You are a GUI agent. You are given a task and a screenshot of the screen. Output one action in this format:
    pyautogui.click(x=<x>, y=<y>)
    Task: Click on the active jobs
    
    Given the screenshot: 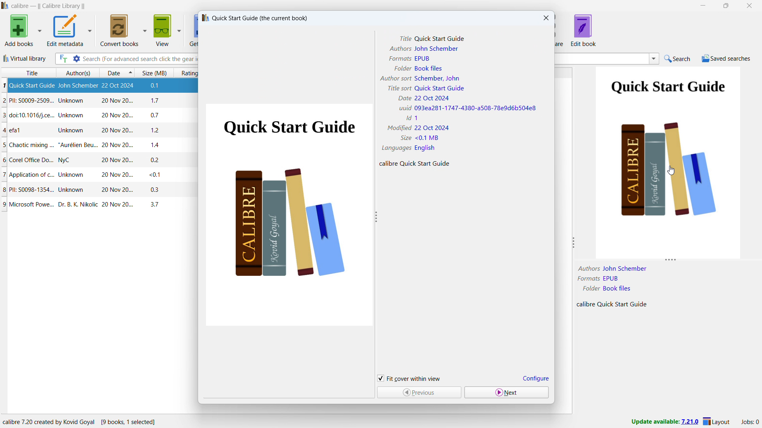 What is the action you would take?
    pyautogui.click(x=750, y=422)
    